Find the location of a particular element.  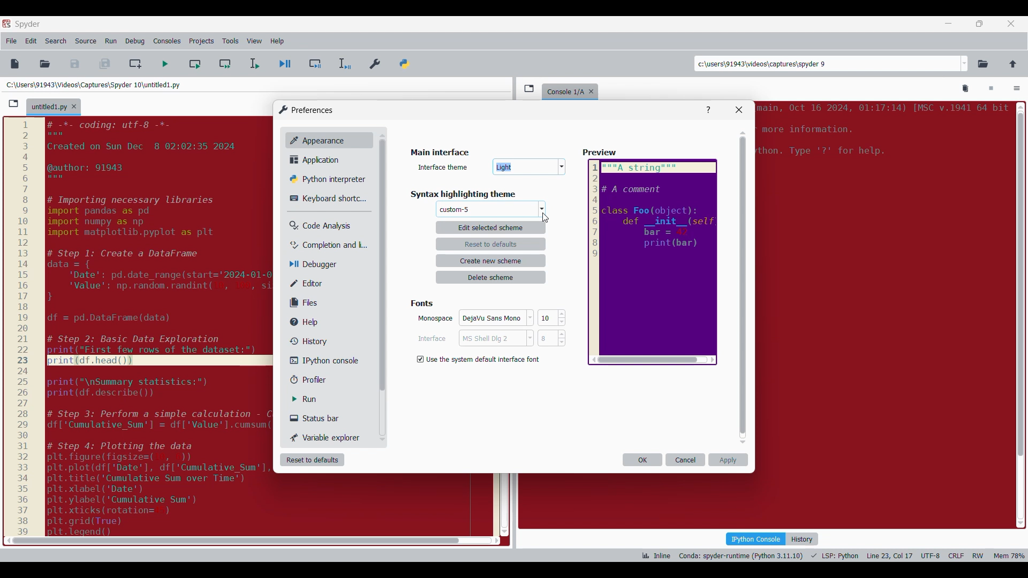

Save file is located at coordinates (75, 64).